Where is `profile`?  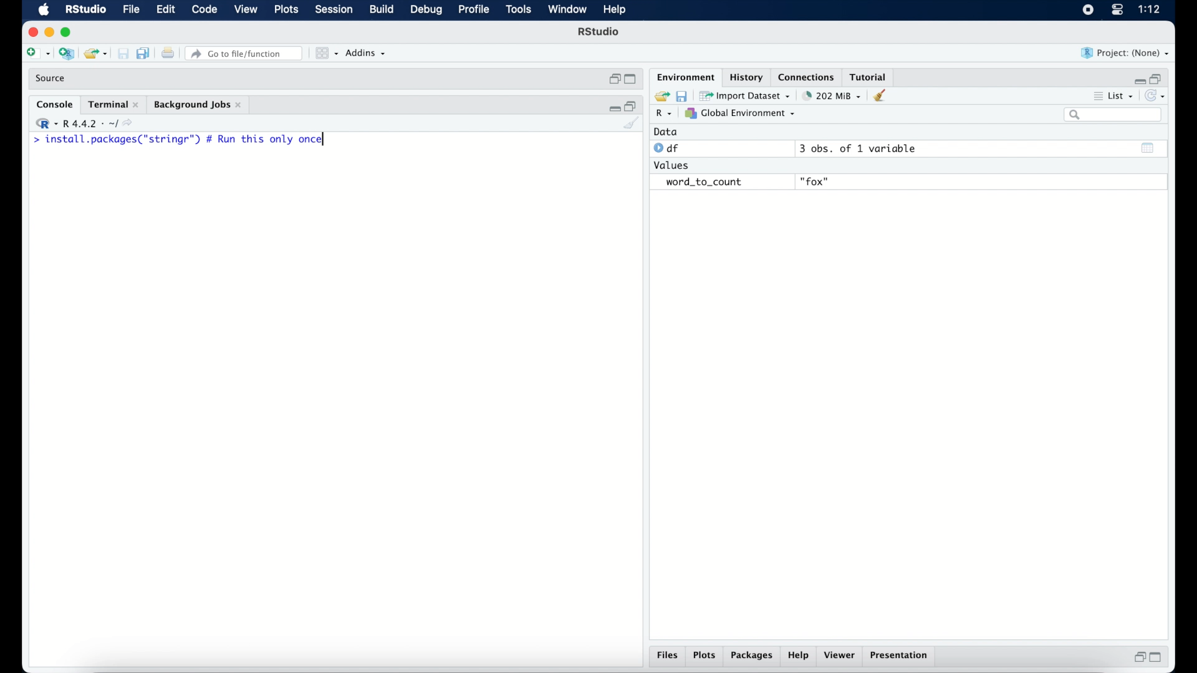 profile is located at coordinates (473, 10).